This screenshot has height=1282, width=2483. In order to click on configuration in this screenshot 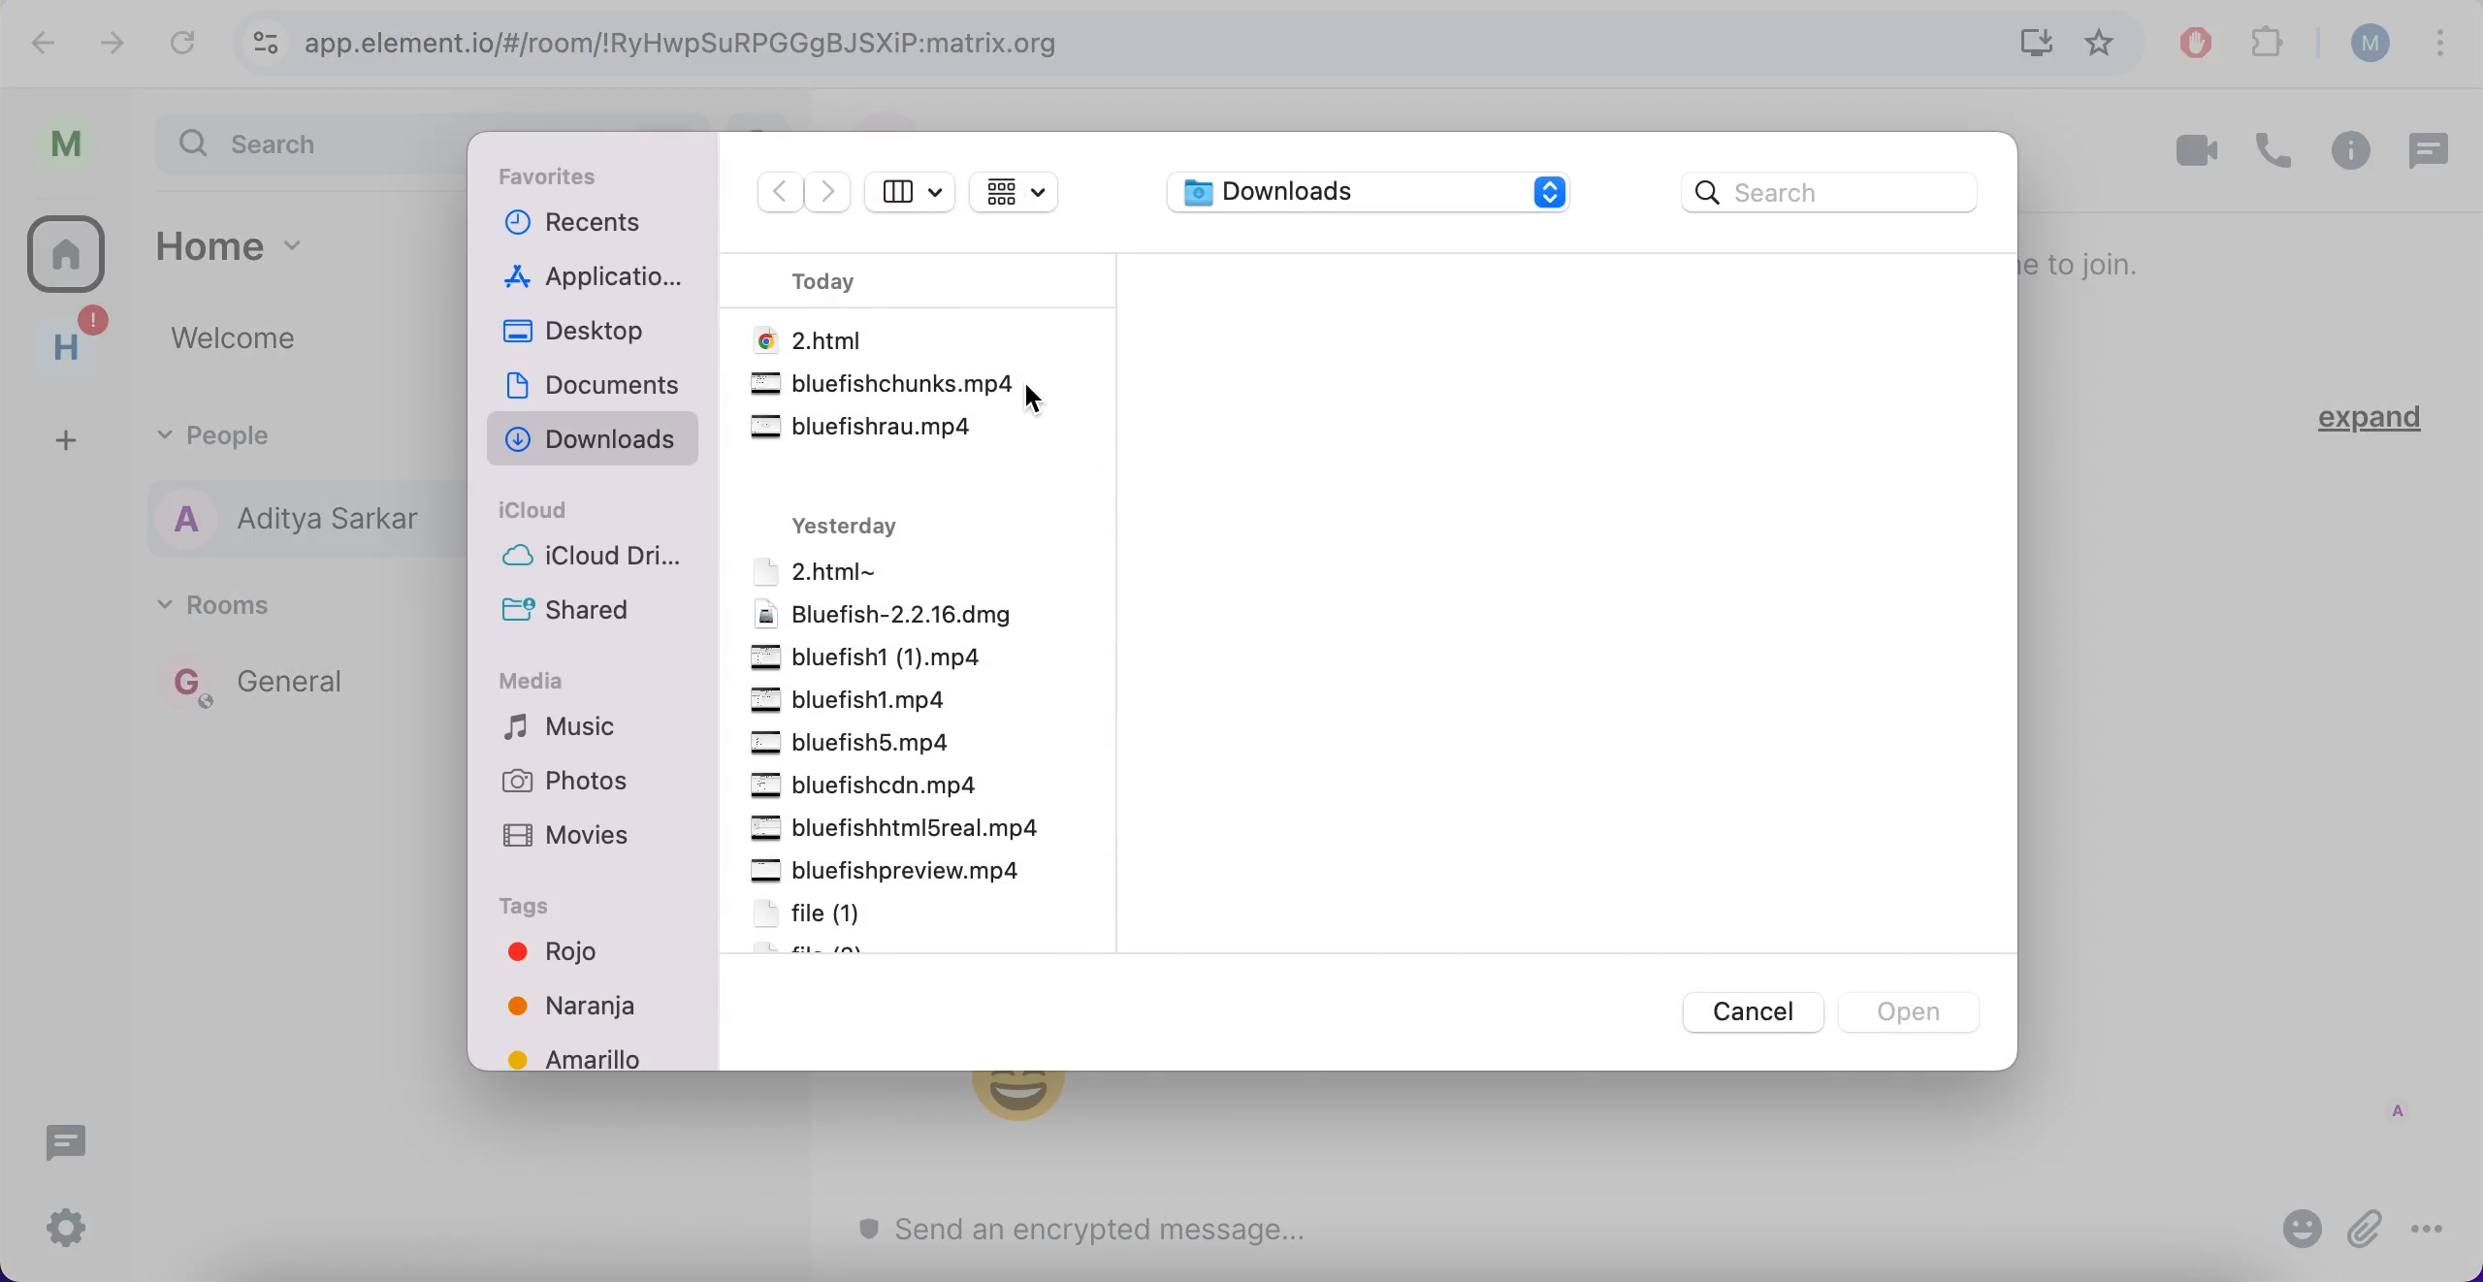, I will do `click(73, 1232)`.